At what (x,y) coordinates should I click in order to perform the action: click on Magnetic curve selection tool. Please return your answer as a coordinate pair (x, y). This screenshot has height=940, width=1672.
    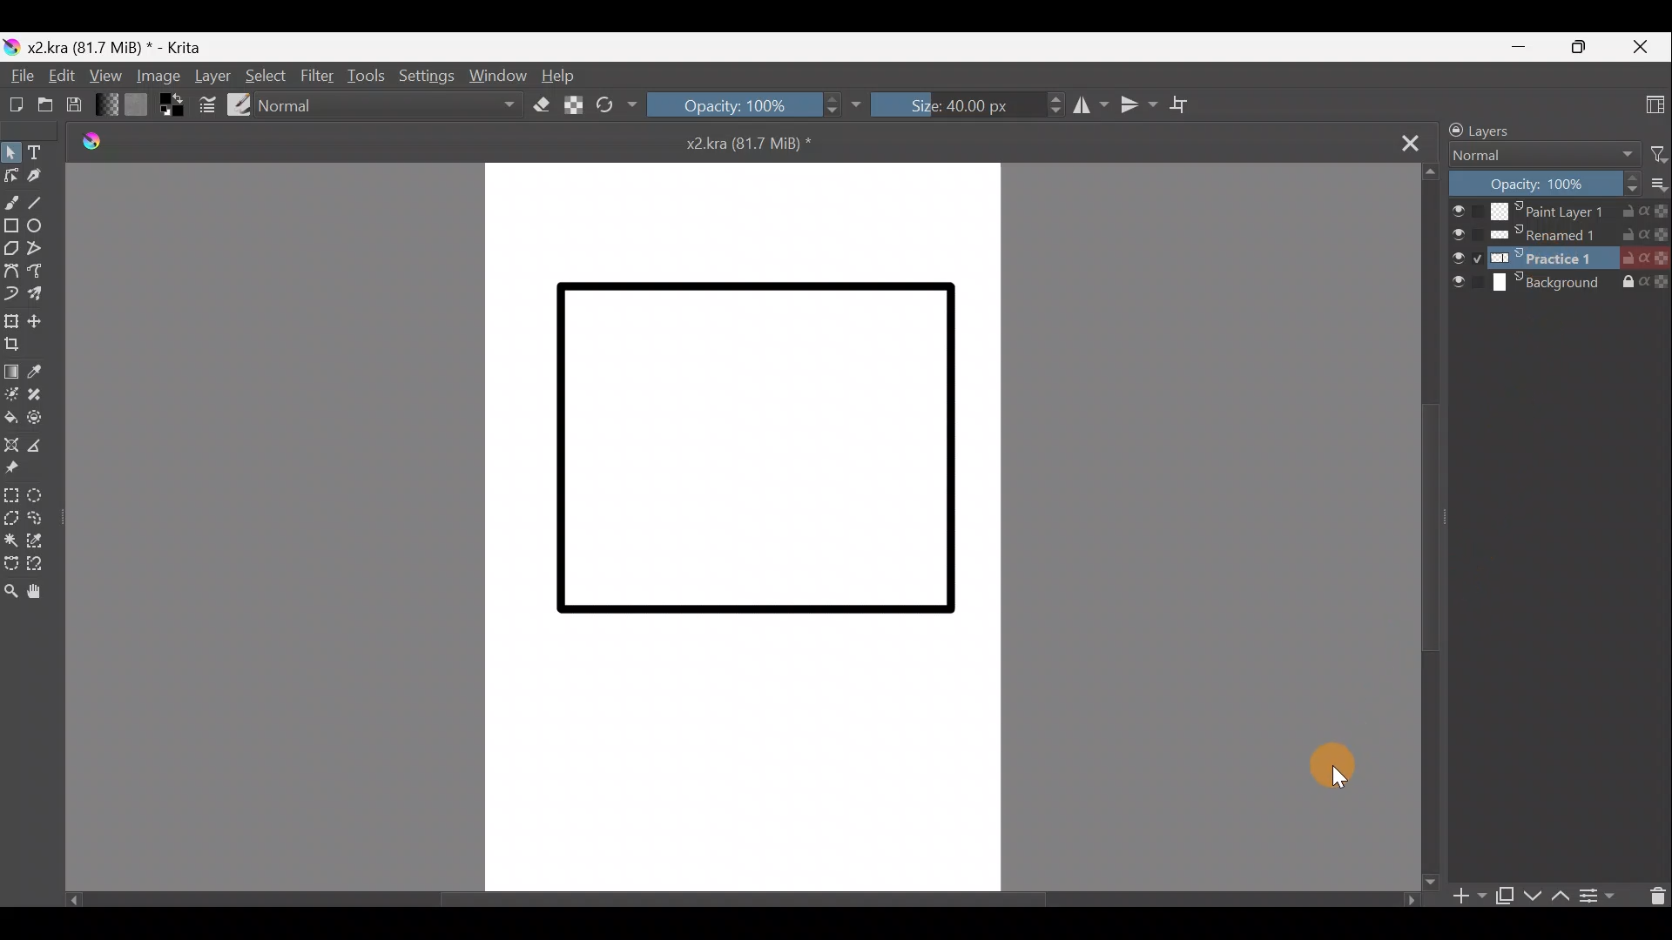
    Looking at the image, I should click on (40, 564).